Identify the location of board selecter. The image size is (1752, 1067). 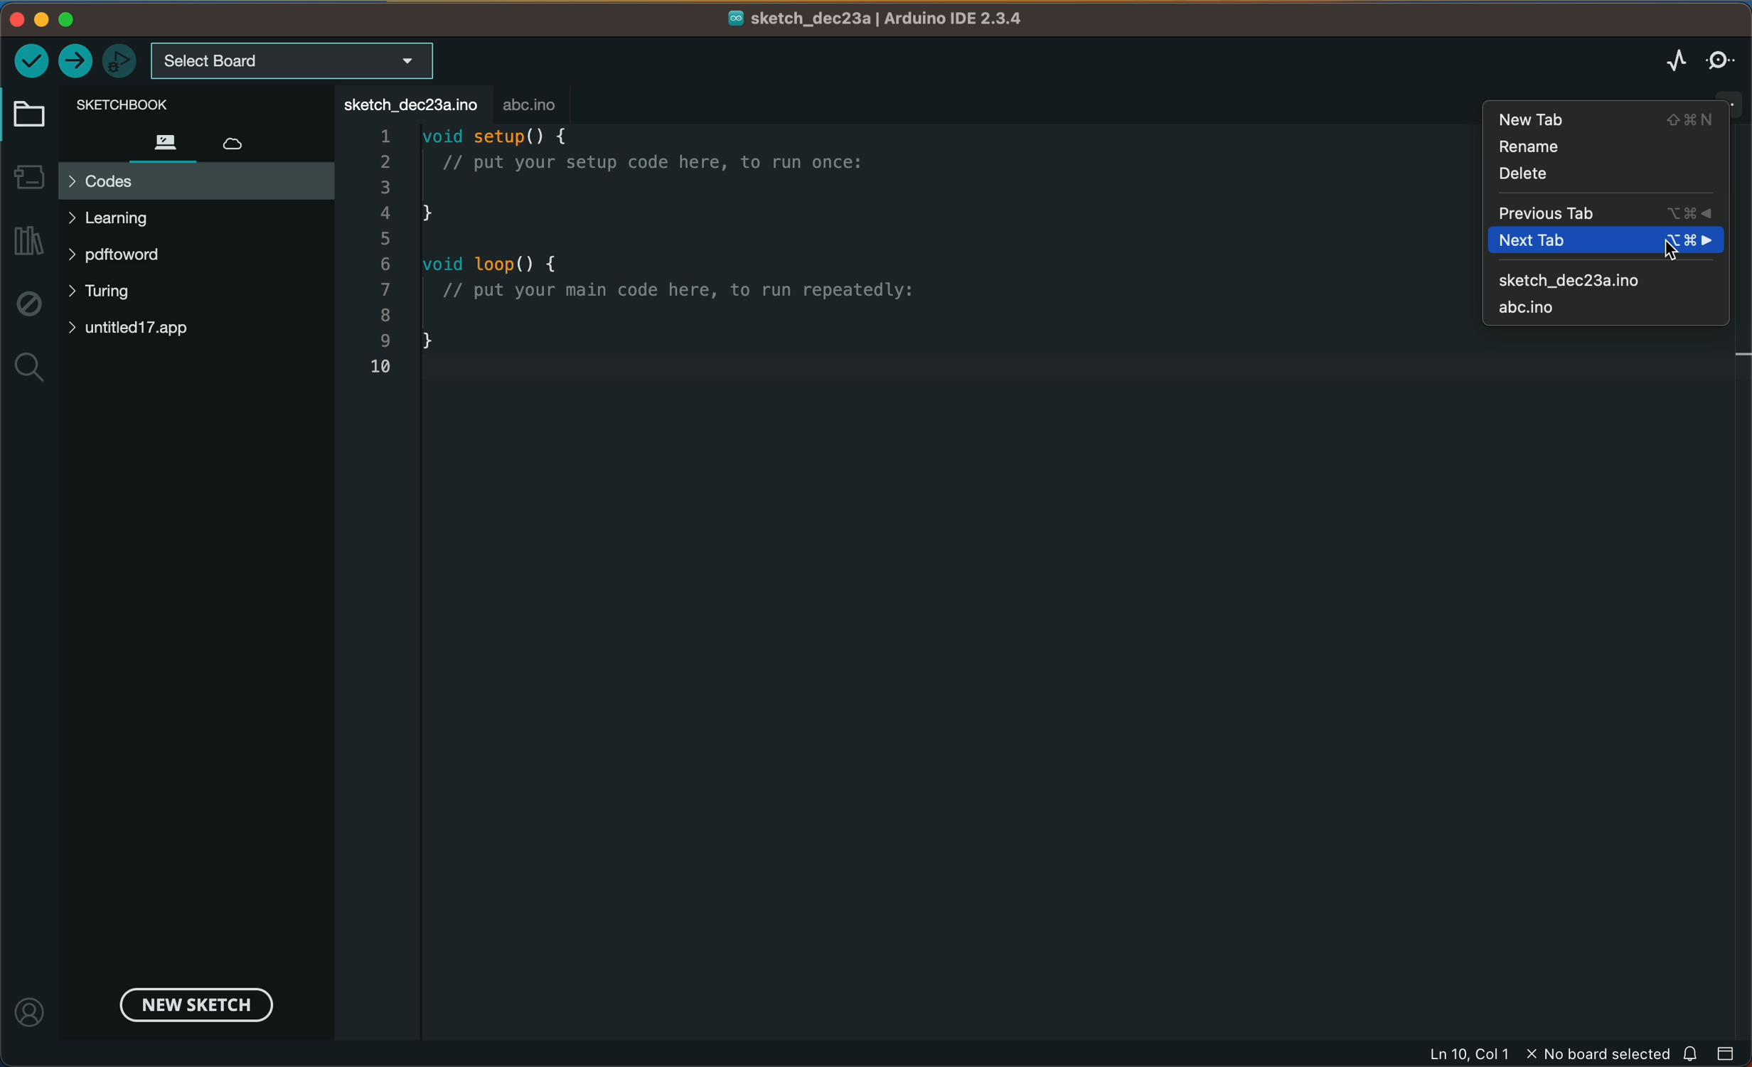
(296, 61).